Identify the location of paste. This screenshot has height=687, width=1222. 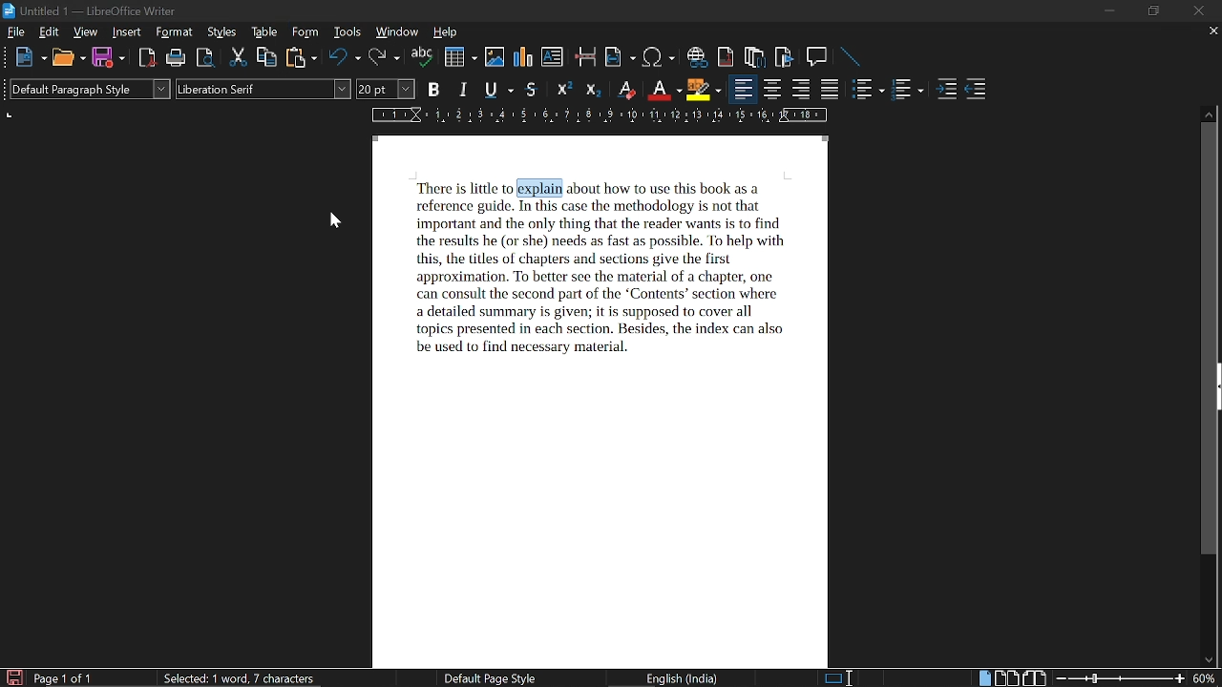
(301, 59).